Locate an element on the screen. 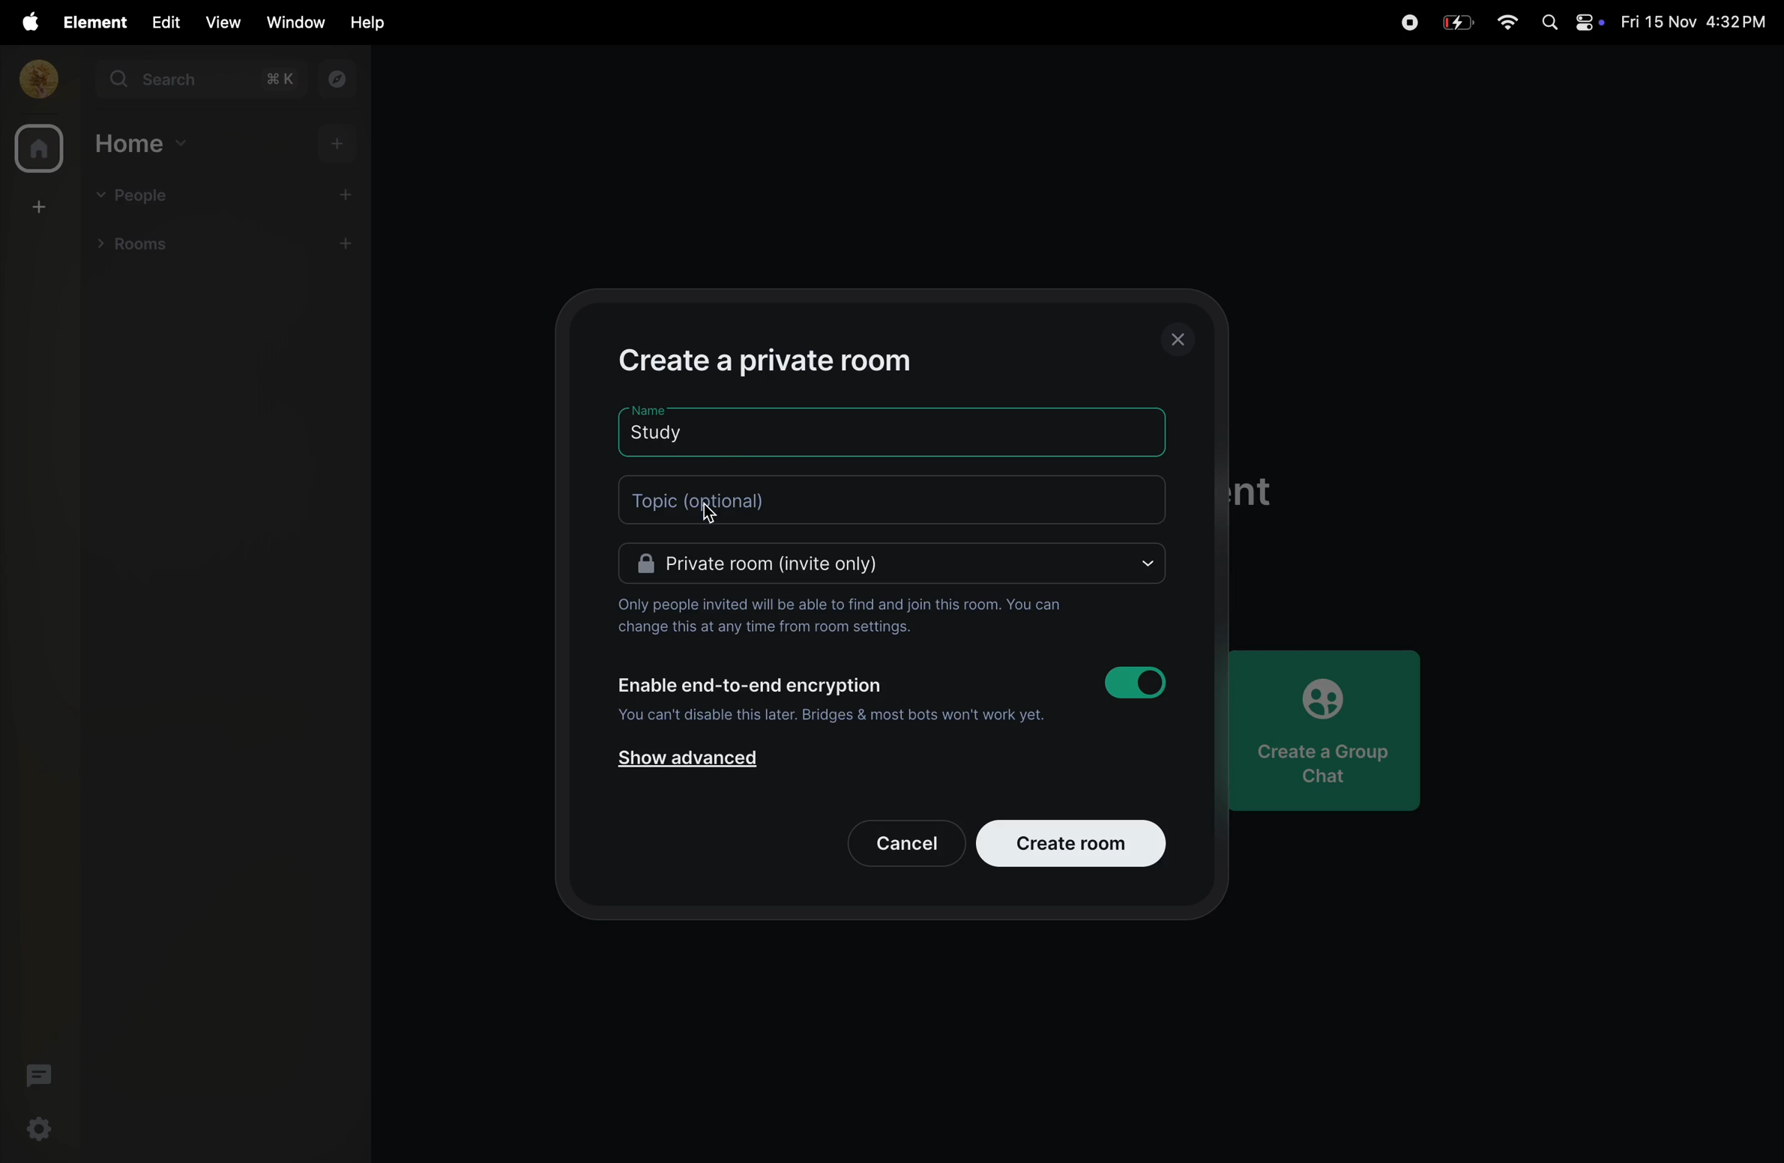 This screenshot has height=1163, width=1784. view is located at coordinates (223, 22).